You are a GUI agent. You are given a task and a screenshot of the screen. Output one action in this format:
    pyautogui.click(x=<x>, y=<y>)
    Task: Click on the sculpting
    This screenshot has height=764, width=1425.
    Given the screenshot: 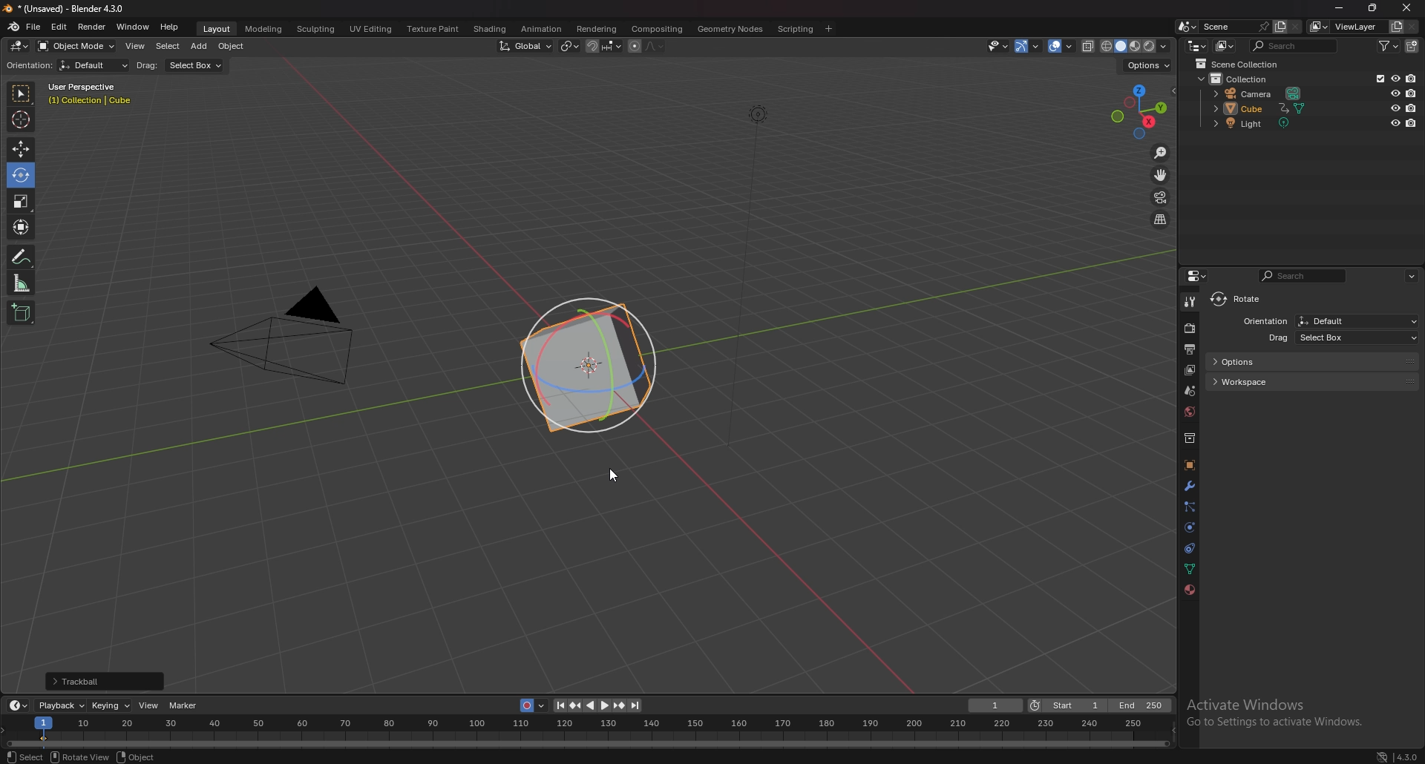 What is the action you would take?
    pyautogui.click(x=318, y=29)
    